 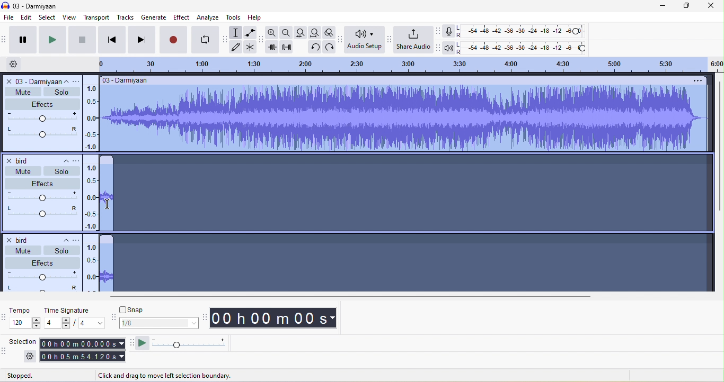 What do you see at coordinates (348, 296) in the screenshot?
I see `horizontal scroll bar` at bounding box center [348, 296].